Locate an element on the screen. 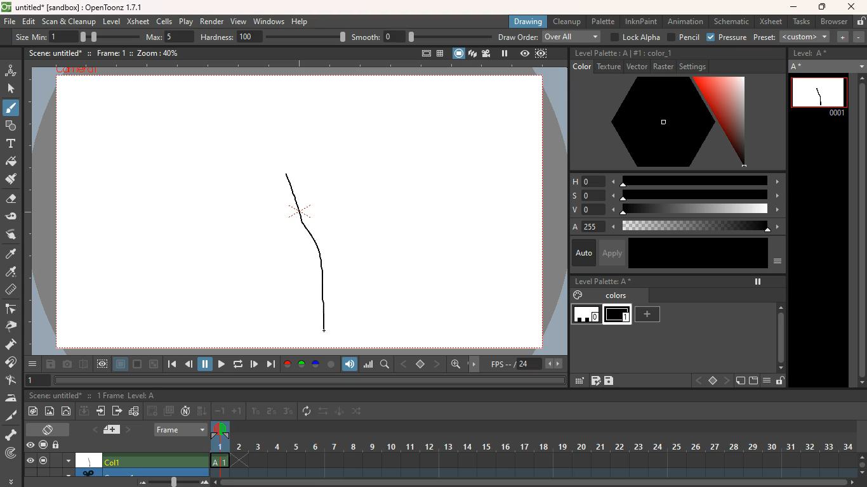 The image size is (867, 487). edge is located at coordinates (13, 310).